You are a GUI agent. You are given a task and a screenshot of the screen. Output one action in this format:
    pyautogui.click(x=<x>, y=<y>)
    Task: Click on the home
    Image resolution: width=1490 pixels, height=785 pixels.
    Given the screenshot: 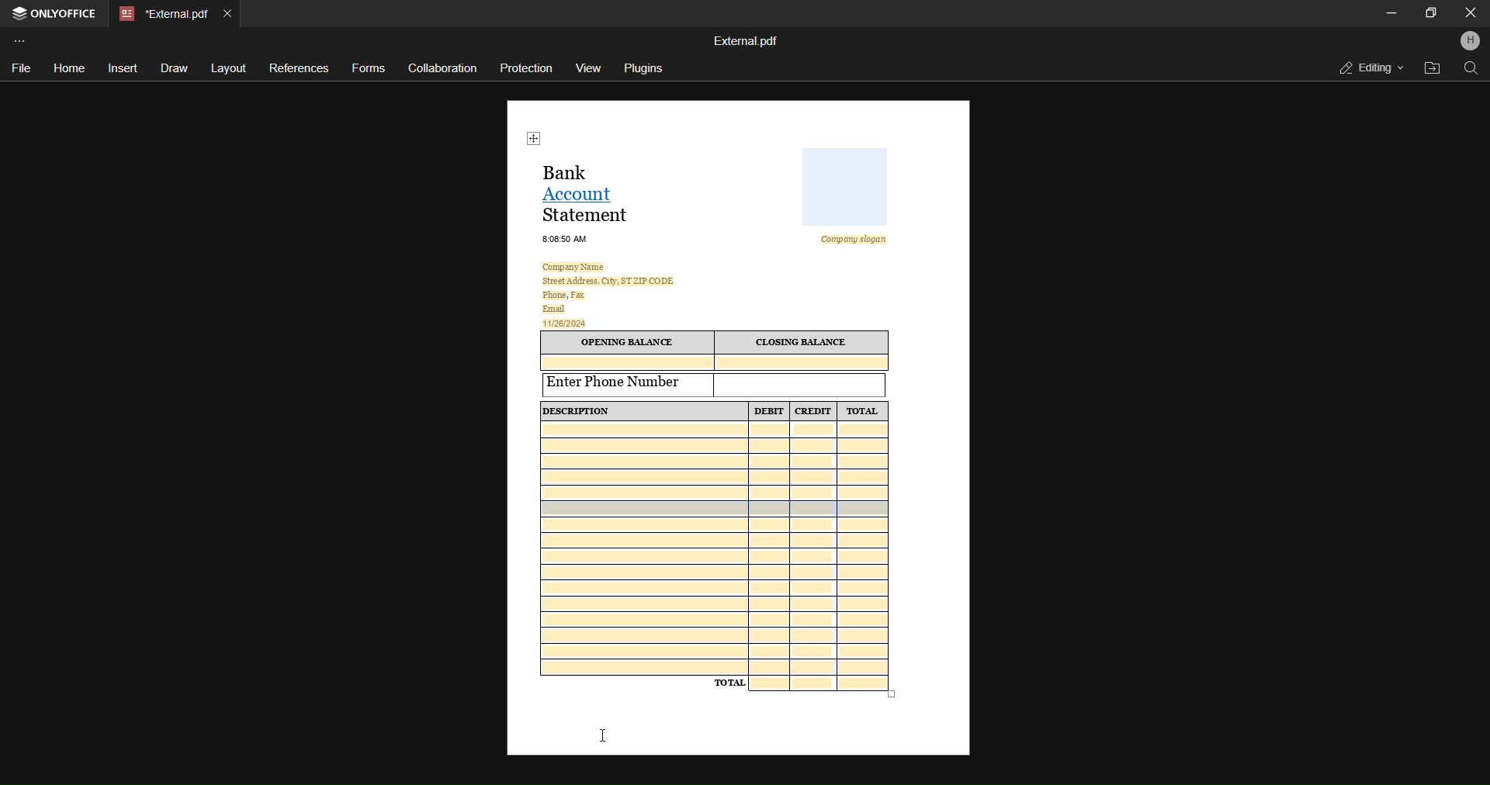 What is the action you would take?
    pyautogui.click(x=69, y=69)
    